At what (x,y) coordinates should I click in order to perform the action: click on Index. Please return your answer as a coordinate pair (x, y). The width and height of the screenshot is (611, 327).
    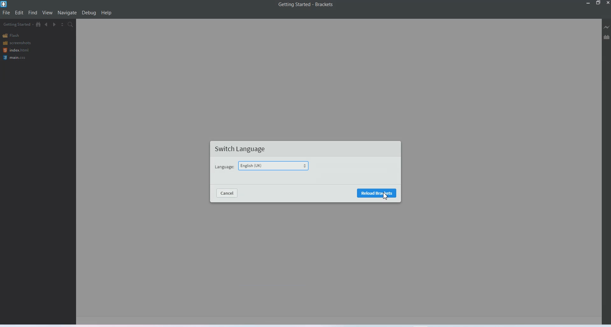
    Looking at the image, I should click on (15, 50).